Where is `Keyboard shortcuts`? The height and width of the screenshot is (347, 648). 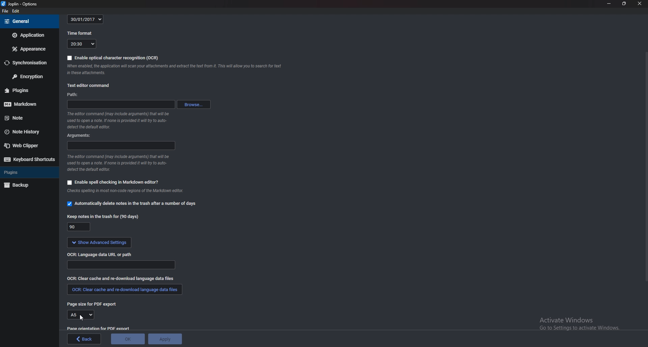
Keyboard shortcuts is located at coordinates (29, 160).